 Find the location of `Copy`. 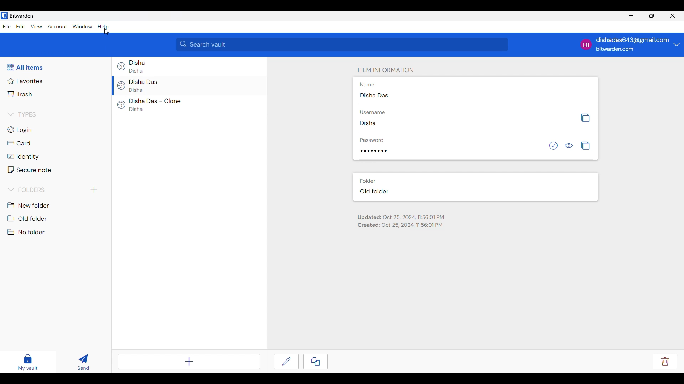

Copy is located at coordinates (315, 362).